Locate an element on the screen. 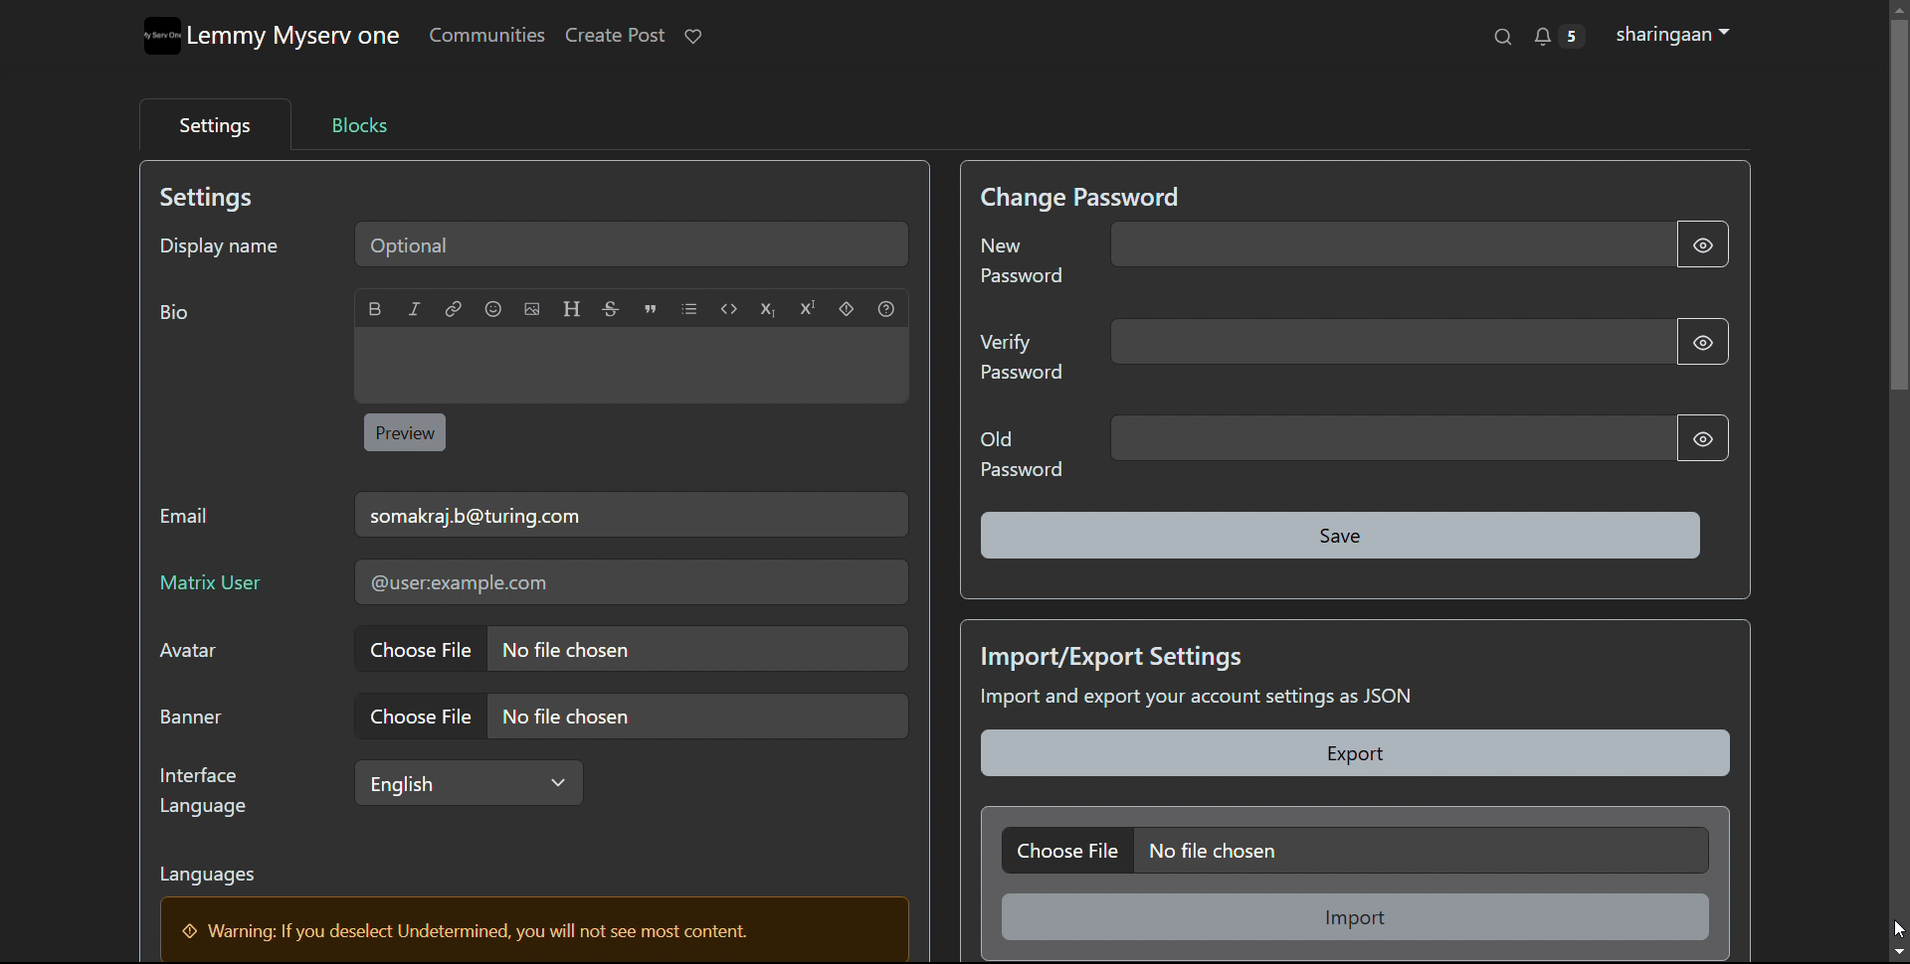 The image size is (1910, 964). choose file to import is located at coordinates (1355, 850).